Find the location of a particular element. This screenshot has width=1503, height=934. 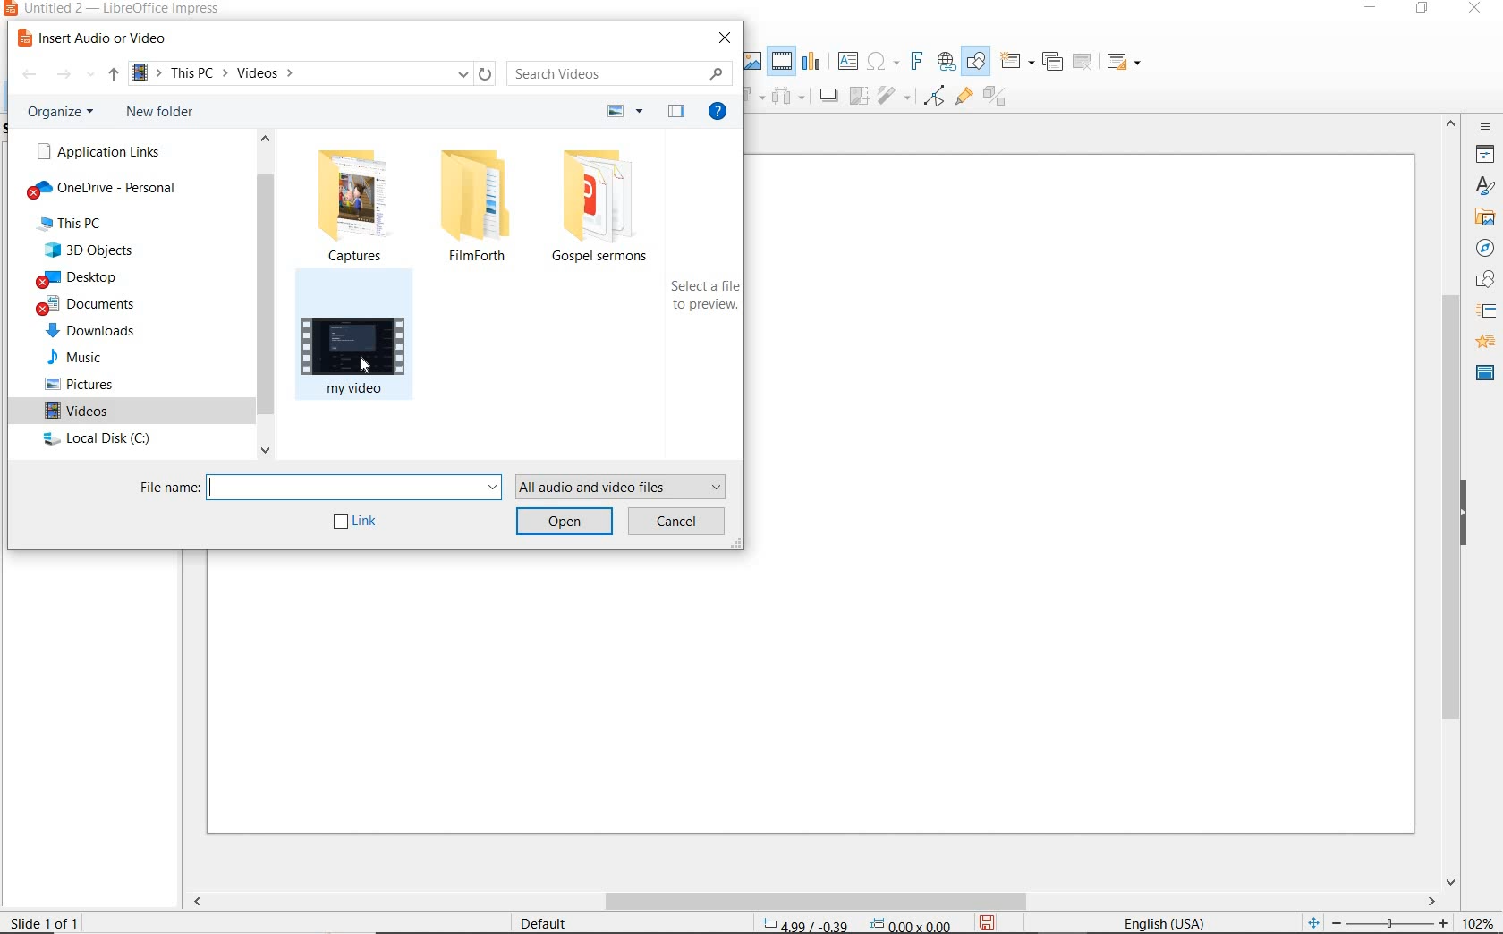

documents is located at coordinates (90, 306).